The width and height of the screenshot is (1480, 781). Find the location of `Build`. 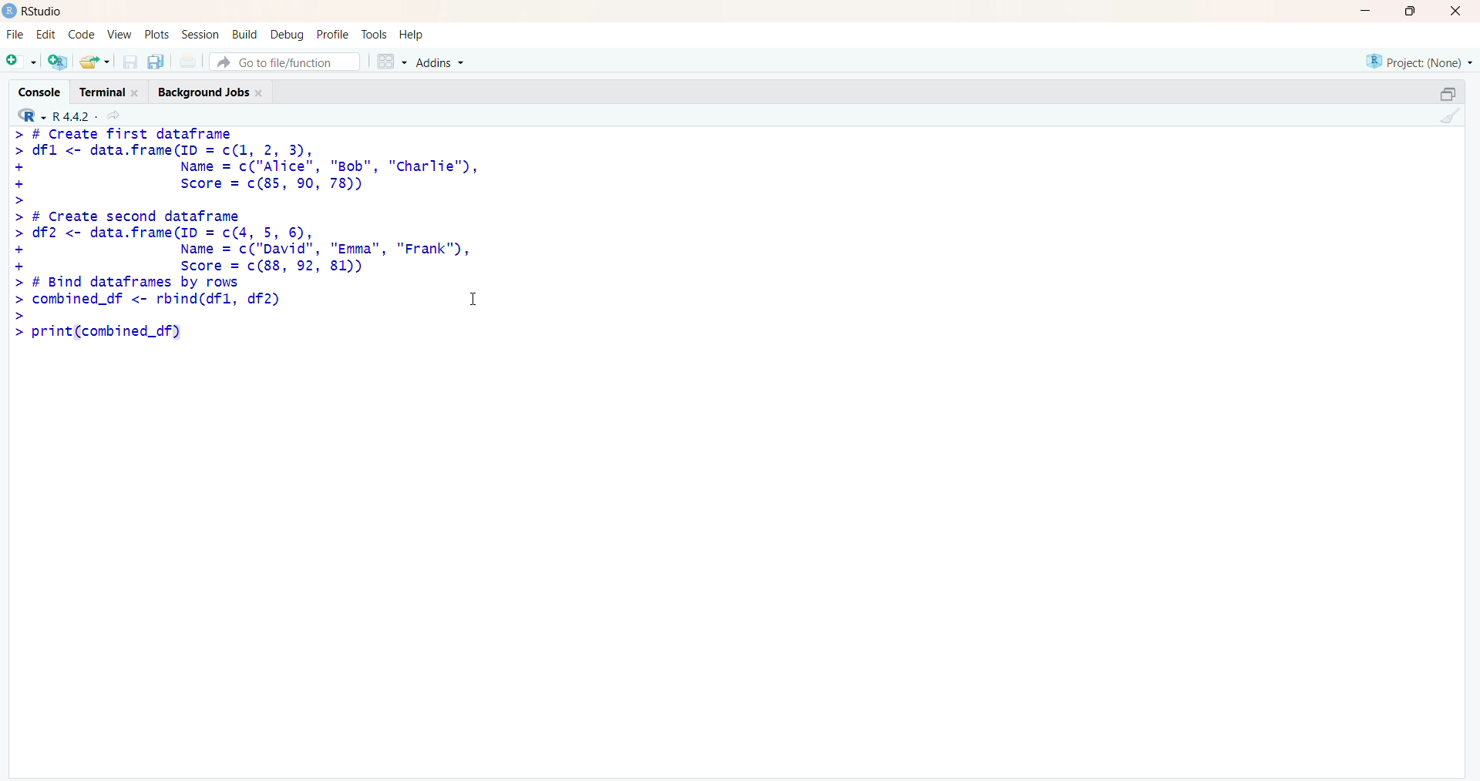

Build is located at coordinates (245, 34).